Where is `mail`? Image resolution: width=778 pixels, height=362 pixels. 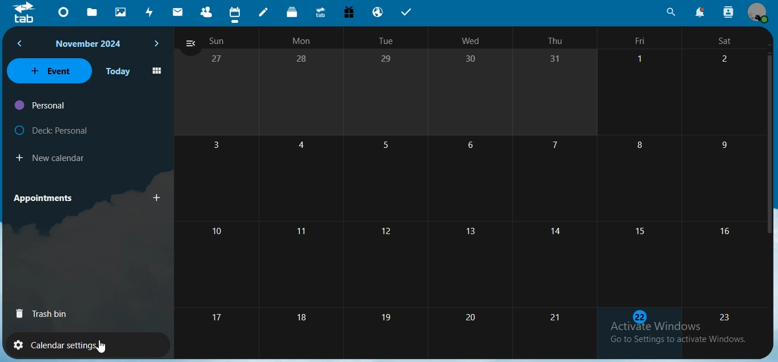 mail is located at coordinates (179, 11).